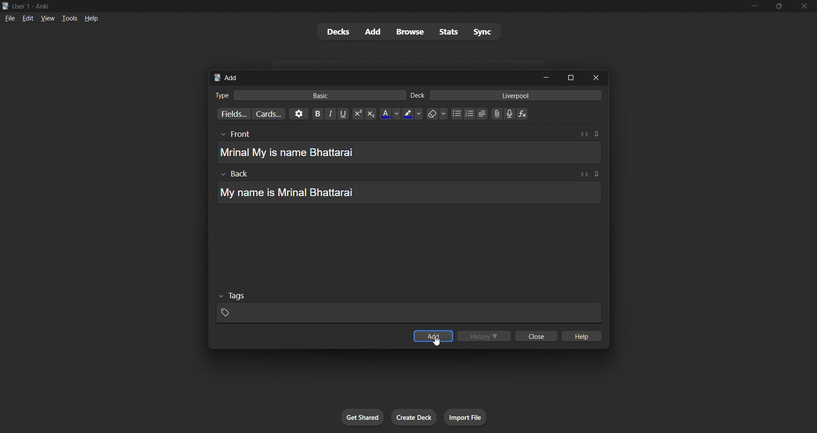 The width and height of the screenshot is (817, 433). Describe the element at coordinates (335, 31) in the screenshot. I see `decks` at that location.